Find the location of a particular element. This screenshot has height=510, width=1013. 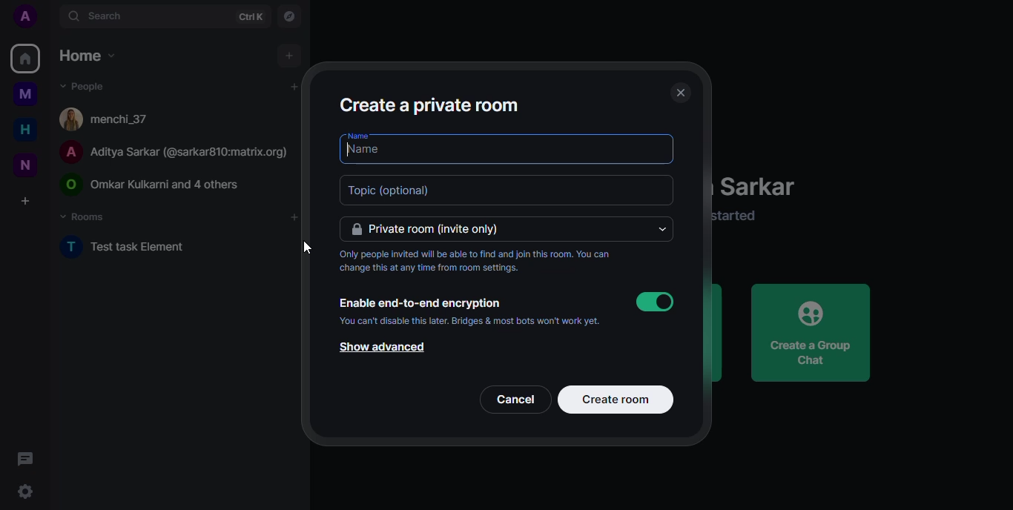

create a space is located at coordinates (25, 200).